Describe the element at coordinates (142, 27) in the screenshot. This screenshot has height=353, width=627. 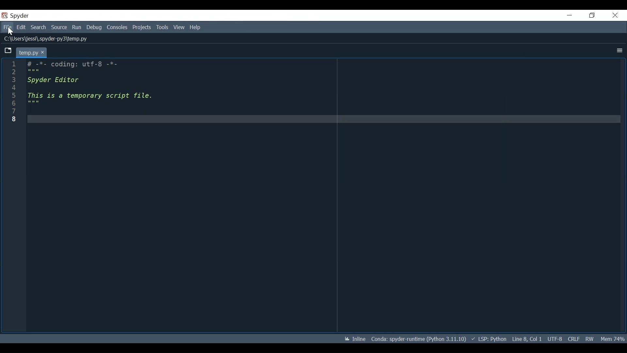
I see `Projects` at that location.